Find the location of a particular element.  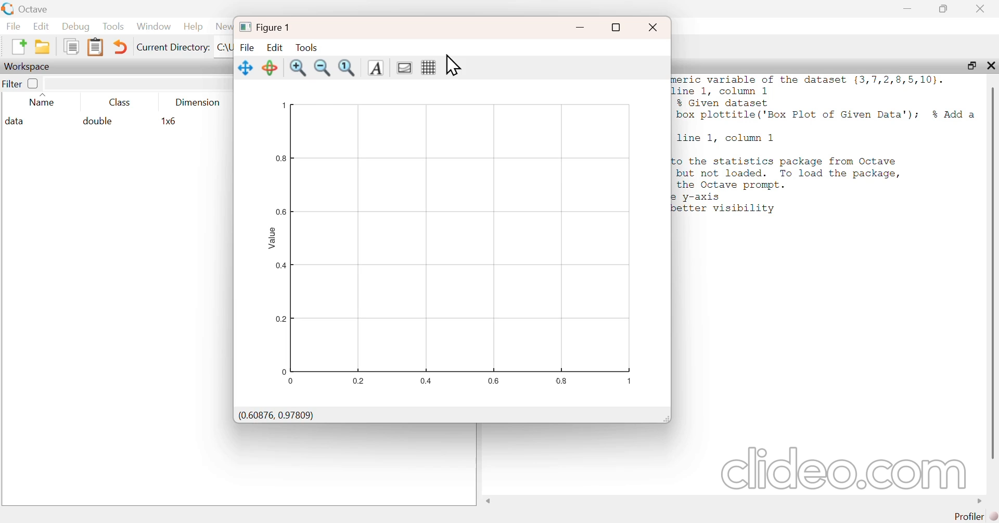

window is located at coordinates (155, 24).